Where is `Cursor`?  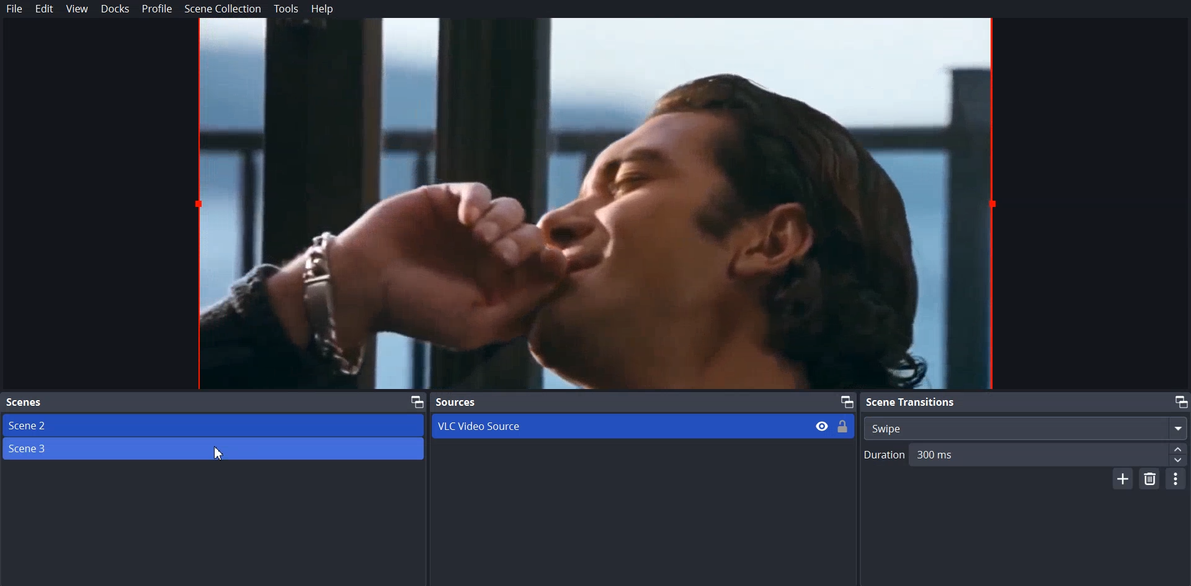 Cursor is located at coordinates (221, 453).